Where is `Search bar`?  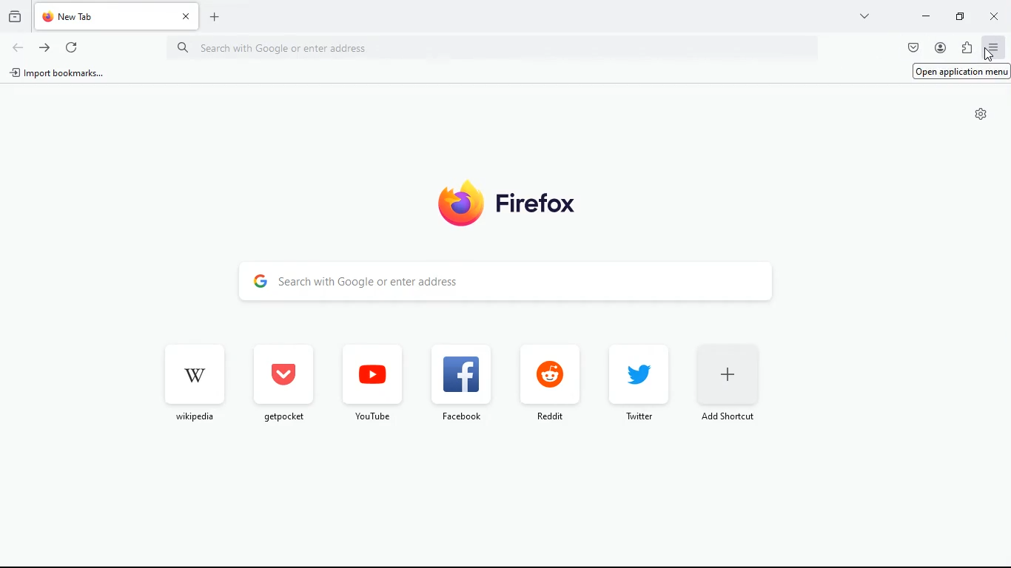
Search bar is located at coordinates (502, 49).